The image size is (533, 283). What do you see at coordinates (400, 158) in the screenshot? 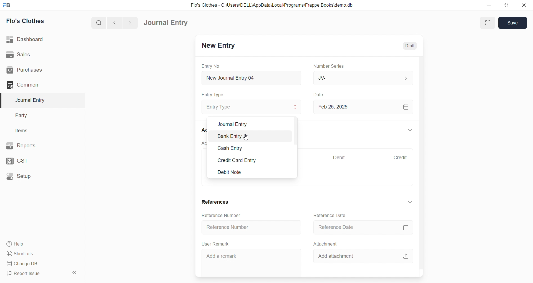
I see `Credit` at bounding box center [400, 158].